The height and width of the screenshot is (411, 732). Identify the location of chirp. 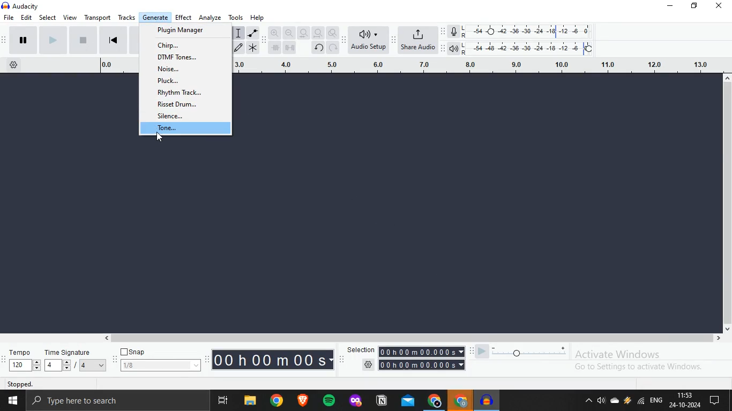
(184, 44).